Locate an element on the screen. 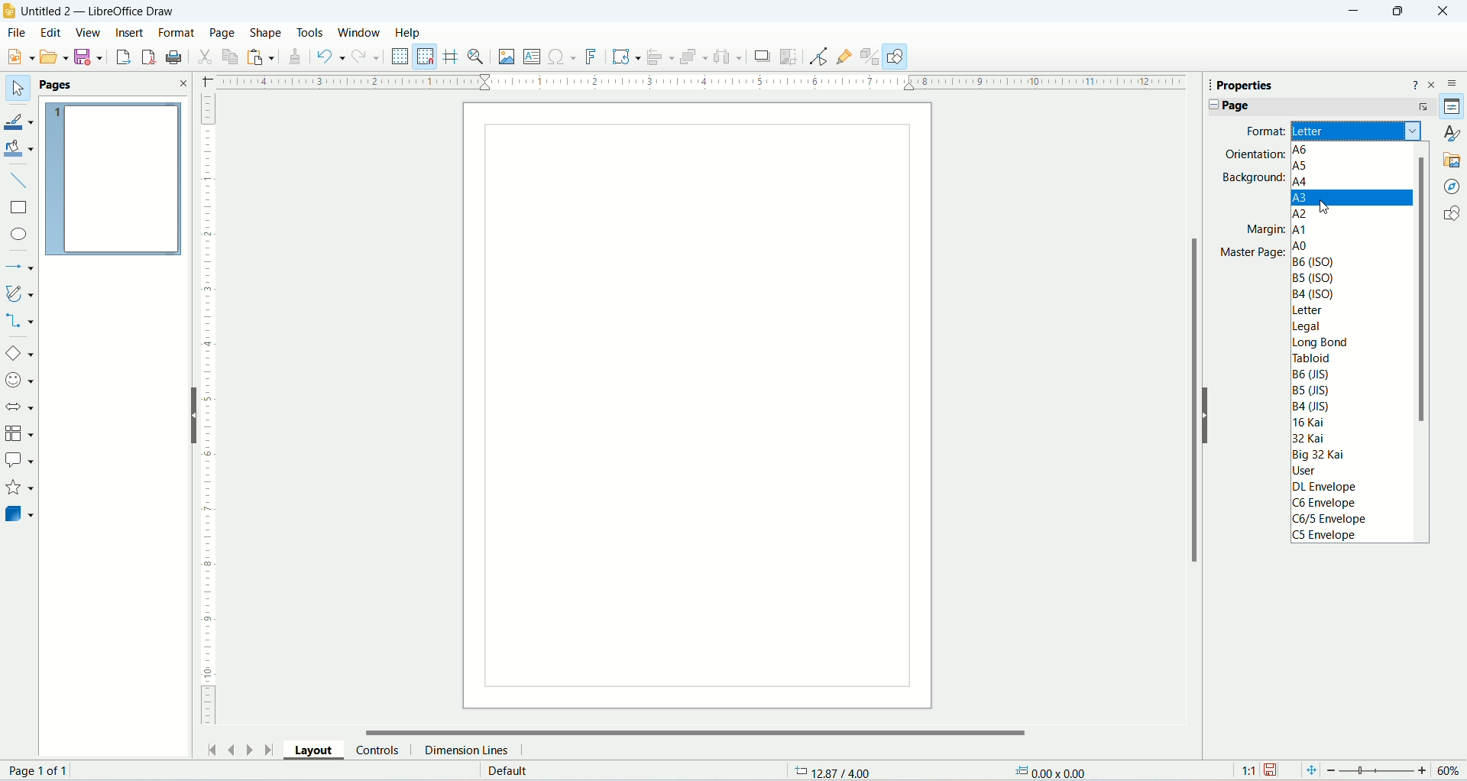  navigator is located at coordinates (1452, 186).